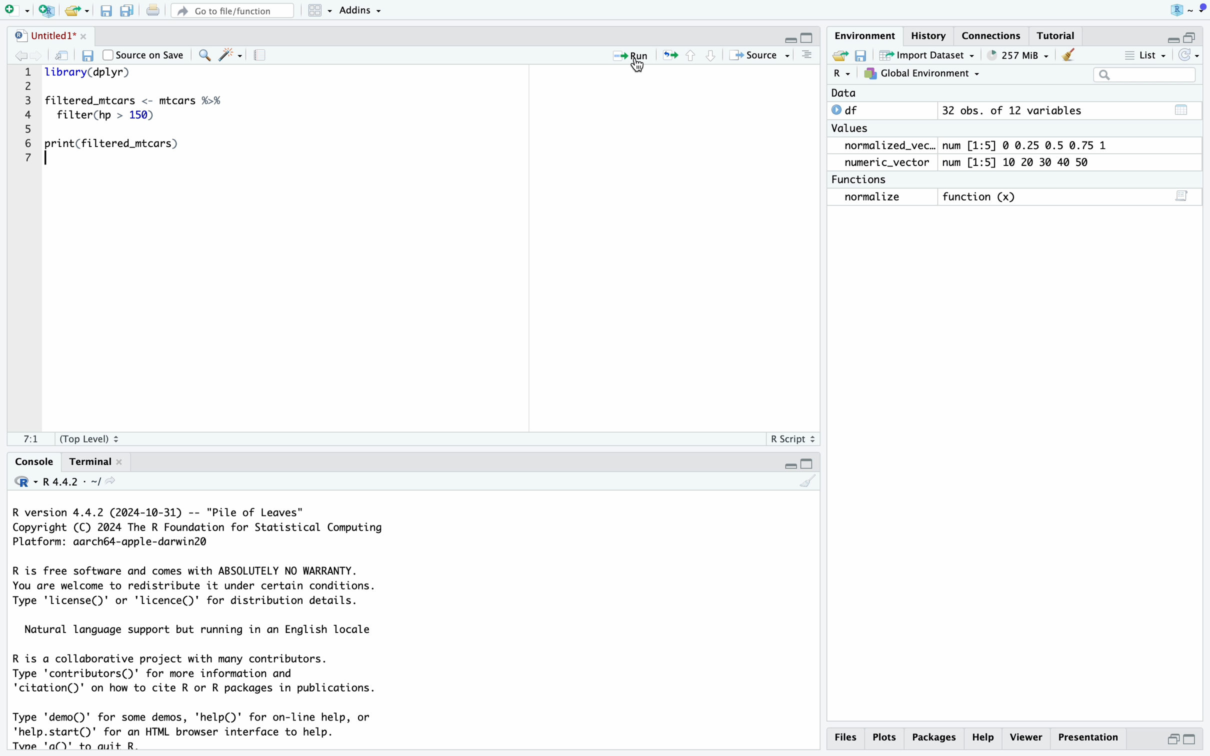 The width and height of the screenshot is (1210, 756). Describe the element at coordinates (809, 464) in the screenshot. I see `maximize` at that location.